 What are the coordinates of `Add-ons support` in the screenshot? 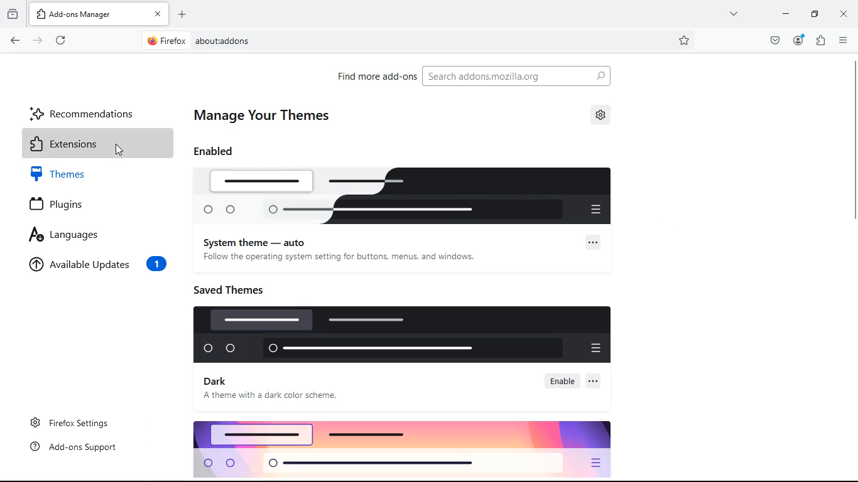 It's located at (79, 448).